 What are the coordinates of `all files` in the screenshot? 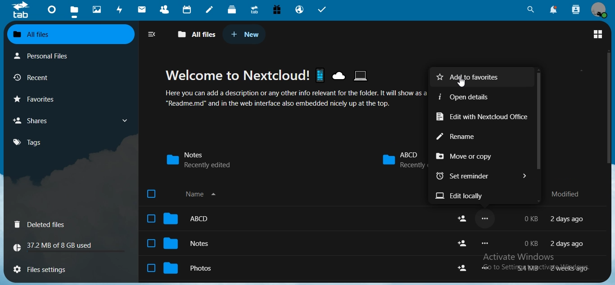 It's located at (199, 35).